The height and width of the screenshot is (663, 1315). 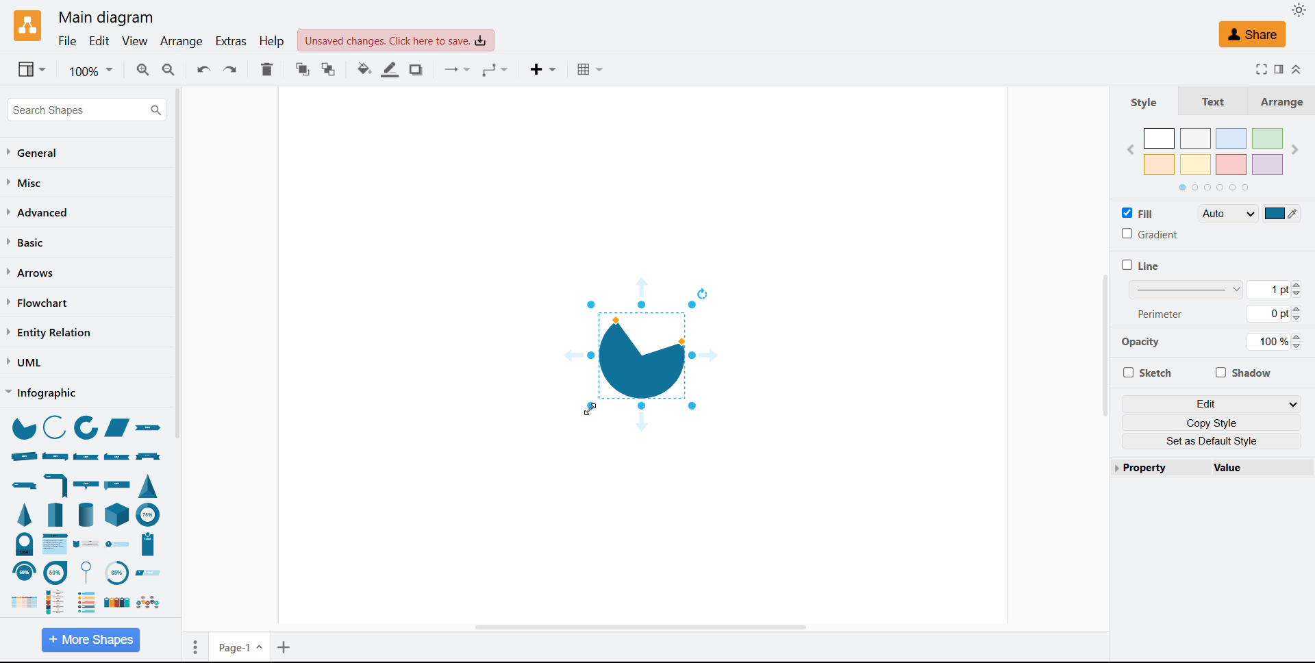 What do you see at coordinates (1149, 234) in the screenshot?
I see `Gradient ` at bounding box center [1149, 234].